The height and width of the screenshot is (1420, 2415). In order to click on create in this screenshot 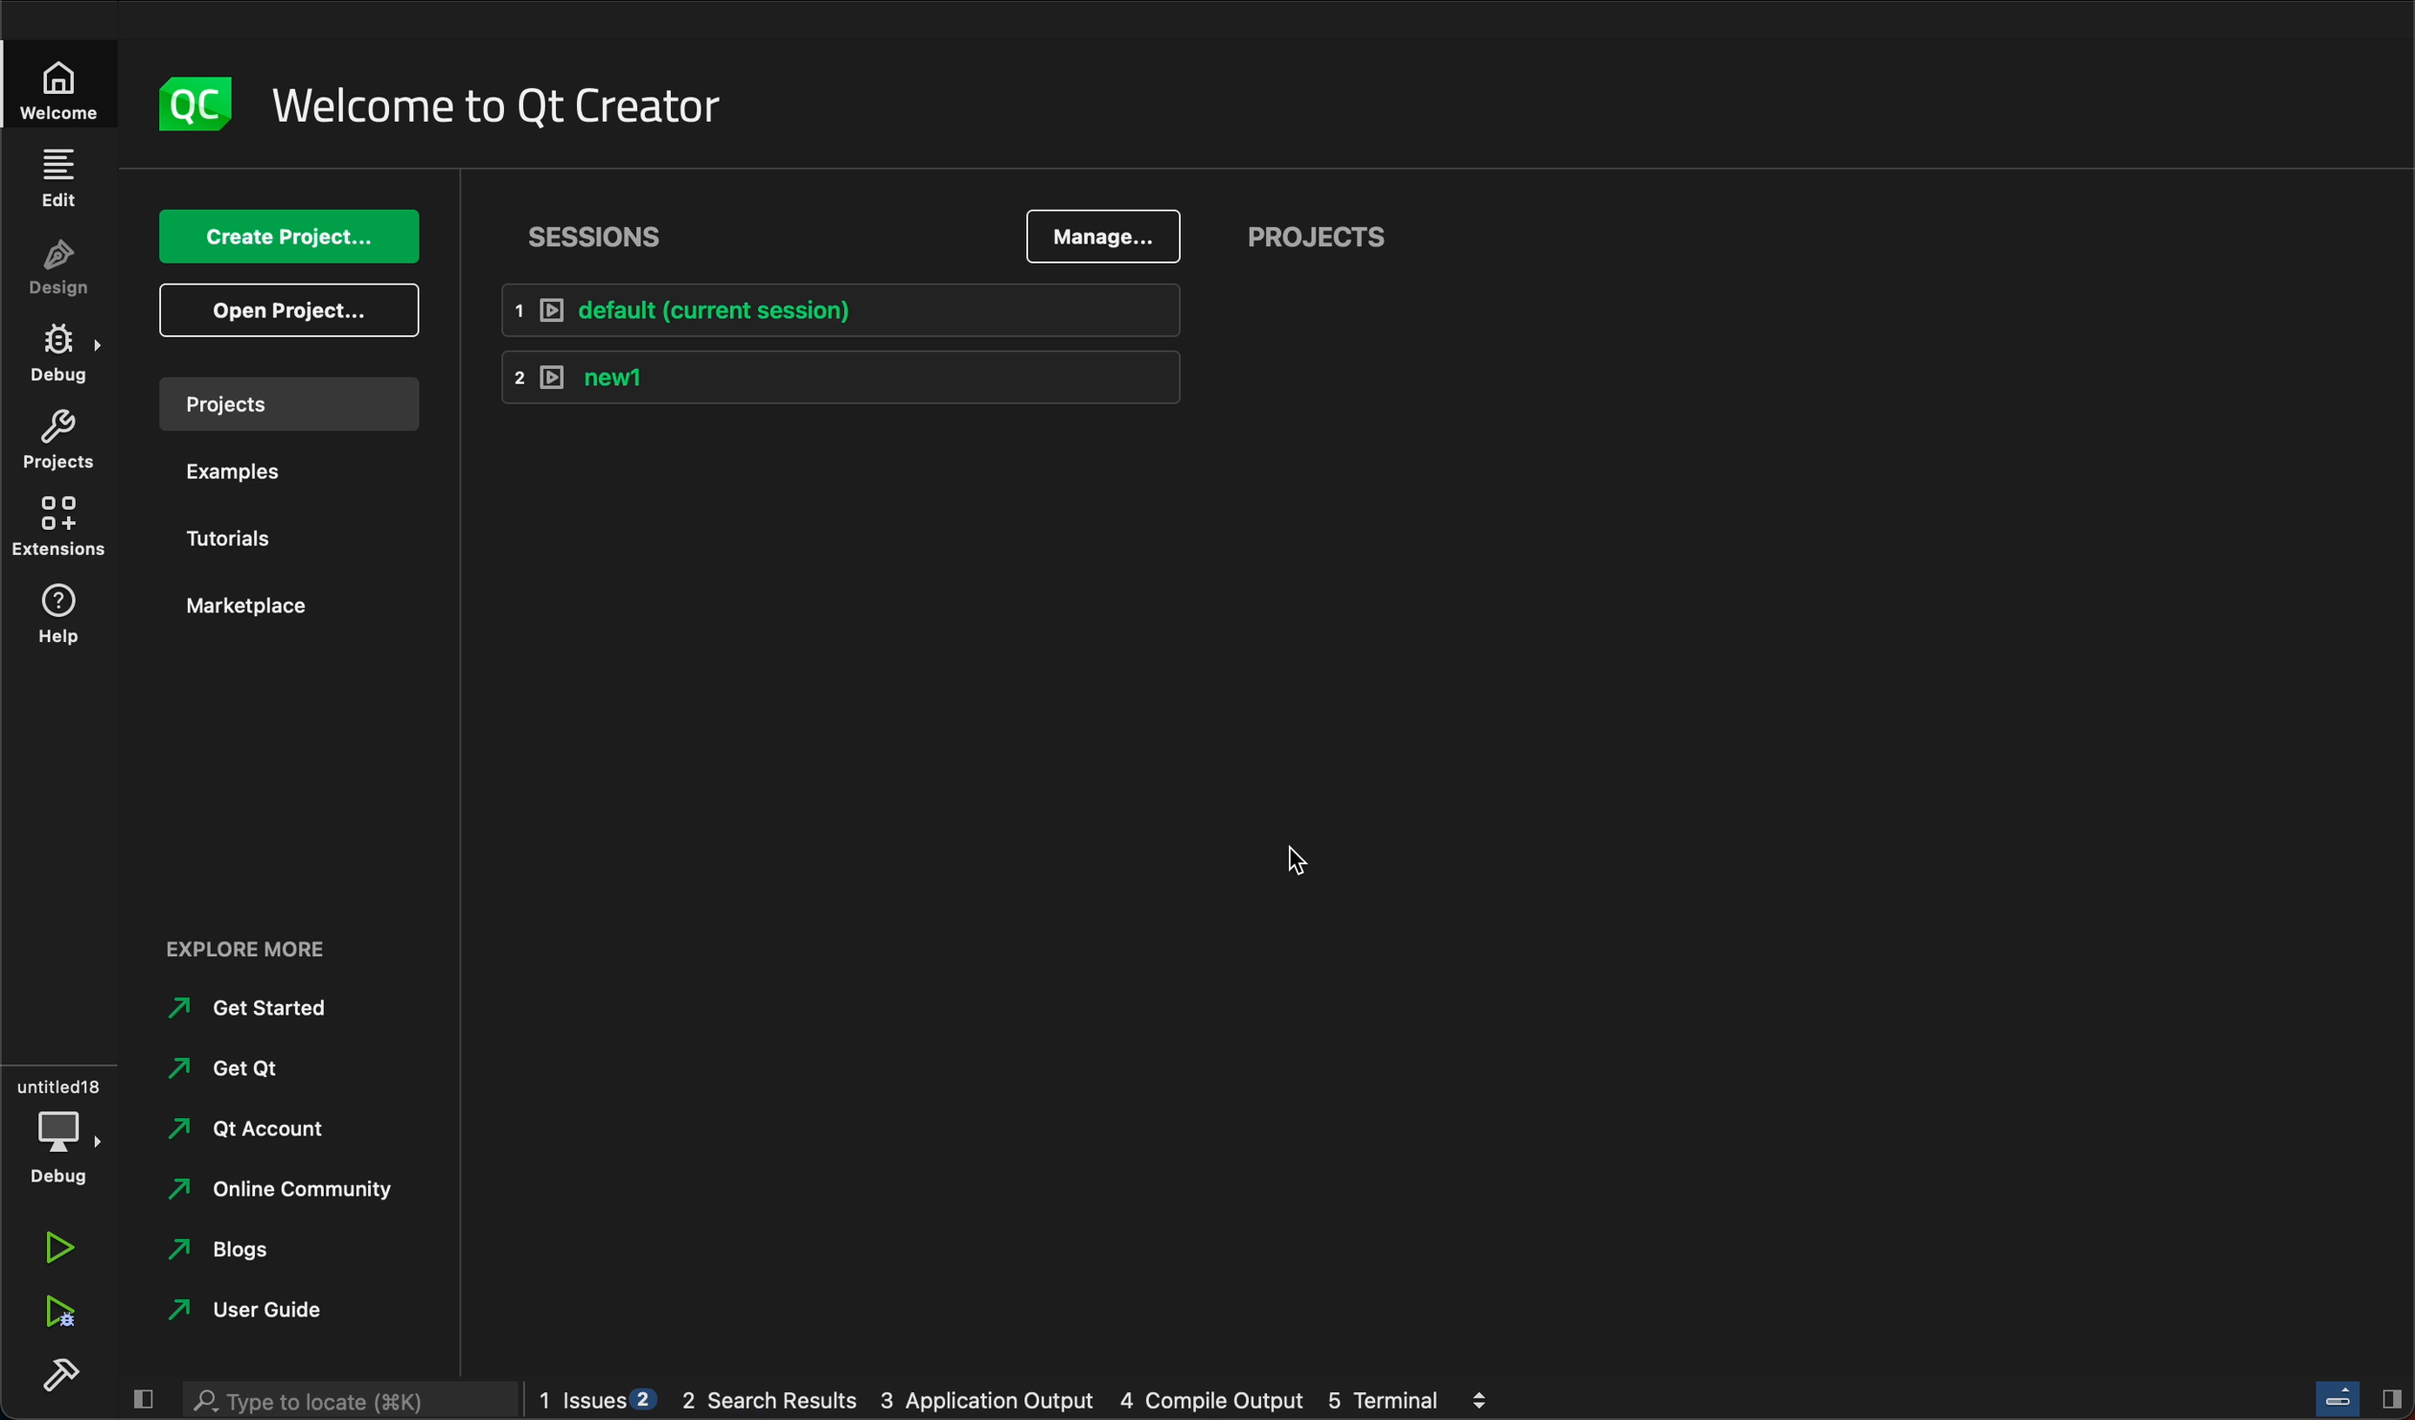, I will do `click(296, 240)`.